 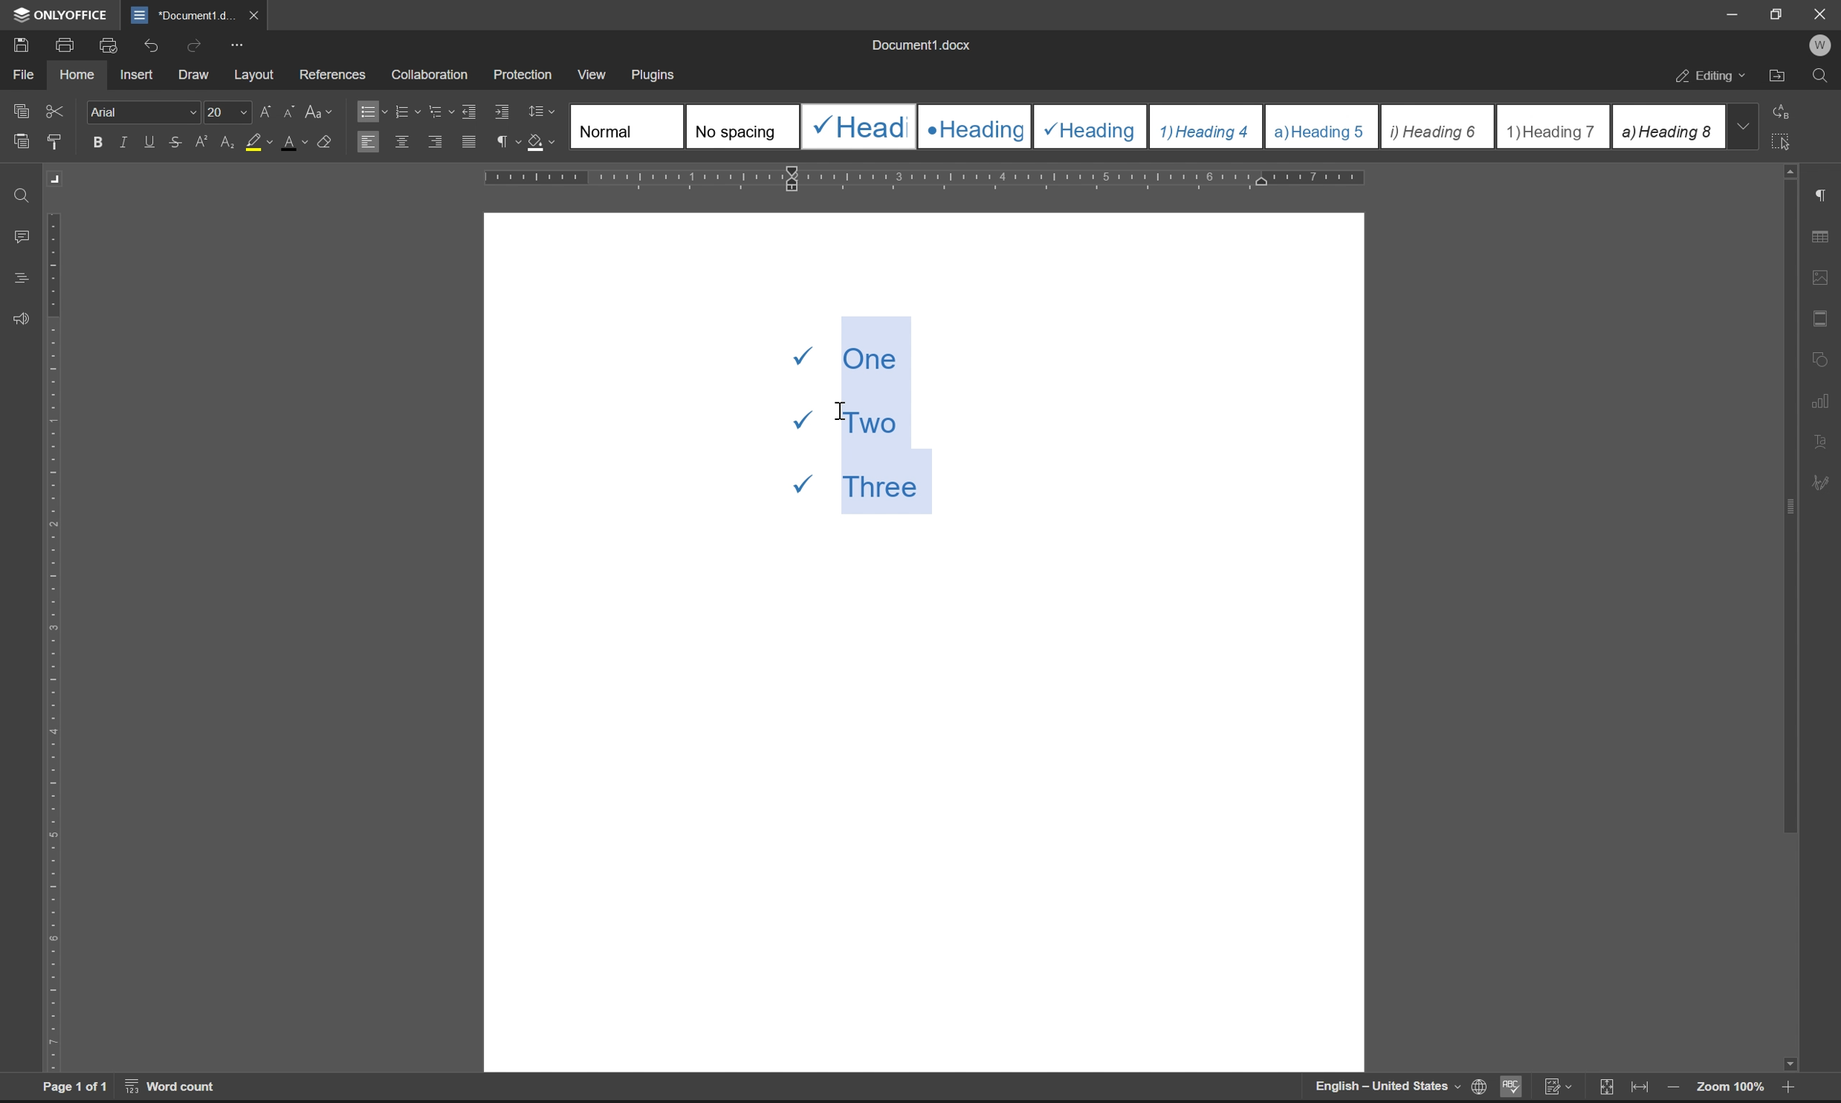 I want to click on bullets, so click(x=371, y=110).